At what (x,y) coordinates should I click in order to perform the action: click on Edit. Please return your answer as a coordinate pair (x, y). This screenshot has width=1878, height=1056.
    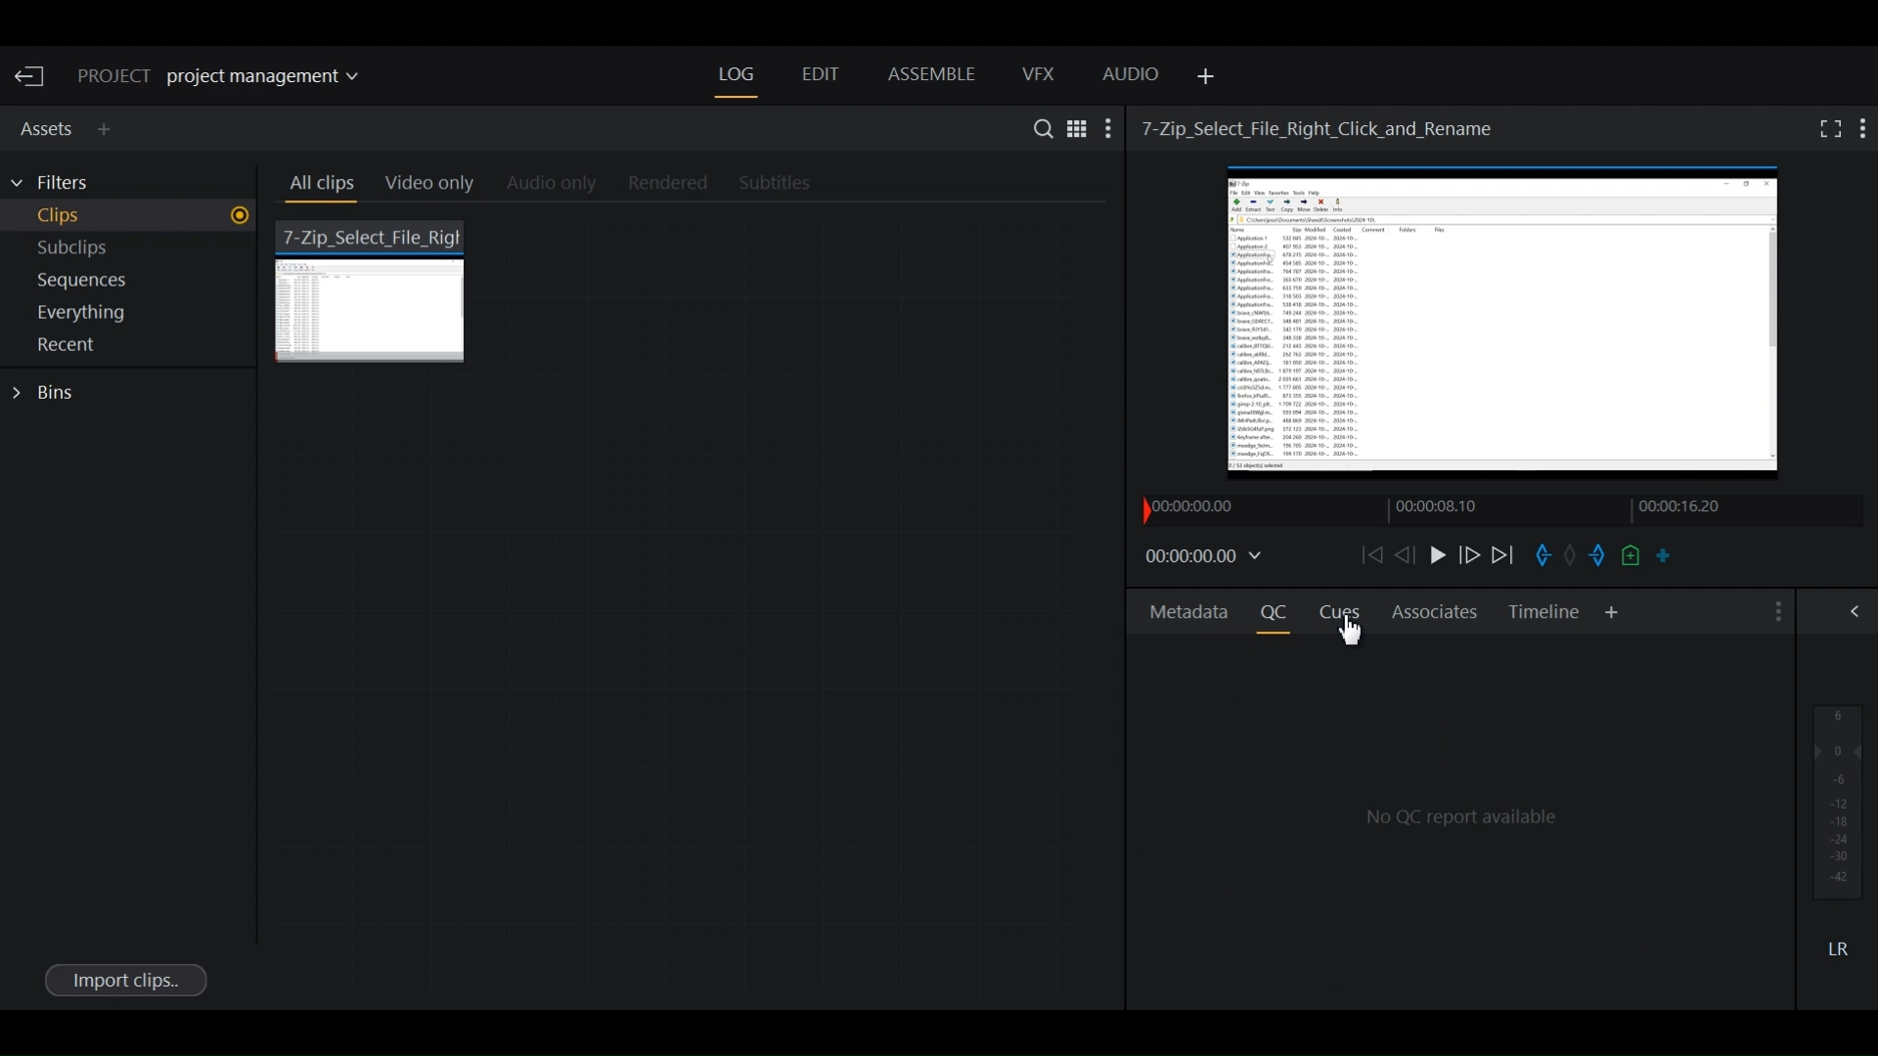
    Looking at the image, I should click on (819, 76).